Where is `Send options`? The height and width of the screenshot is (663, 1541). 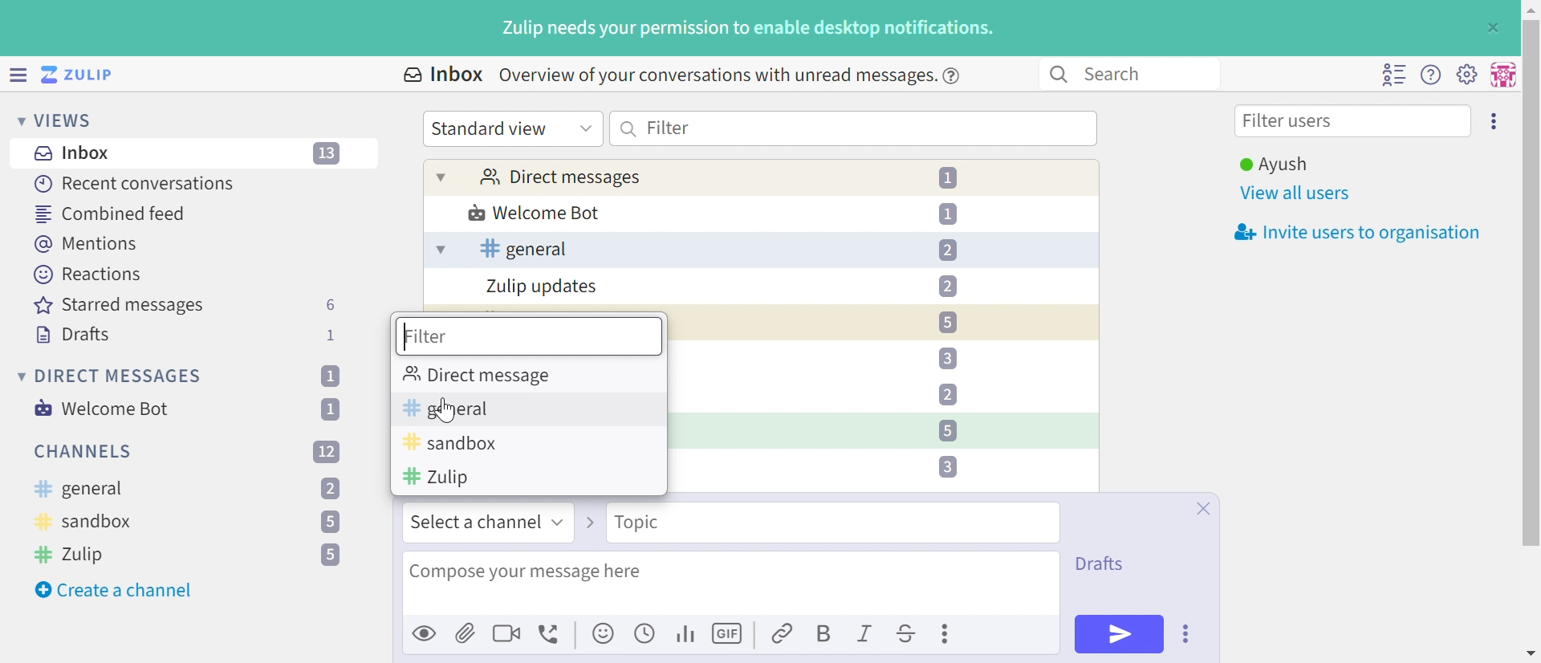
Send options is located at coordinates (1187, 634).